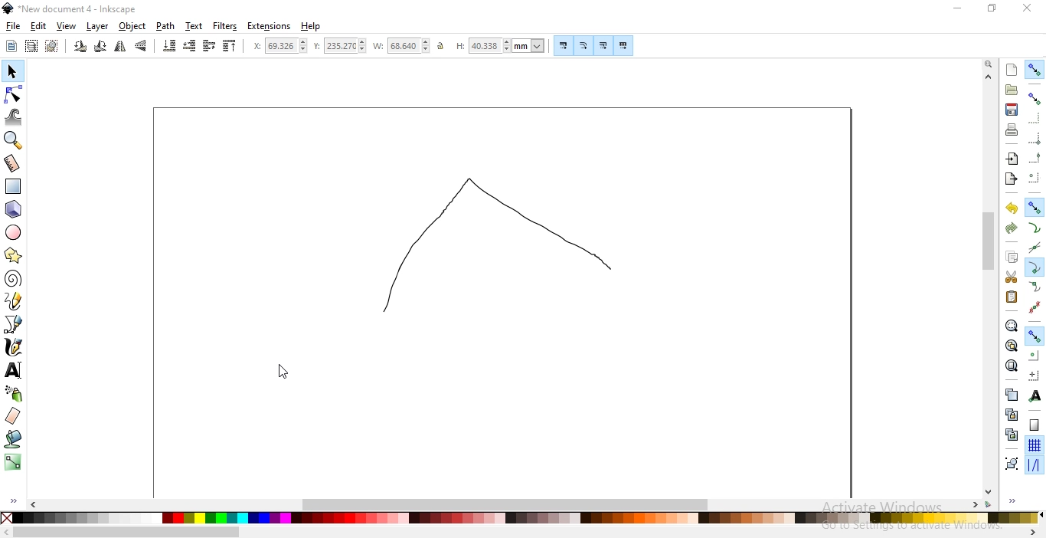  What do you see at coordinates (280, 373) in the screenshot?
I see `cursor` at bounding box center [280, 373].